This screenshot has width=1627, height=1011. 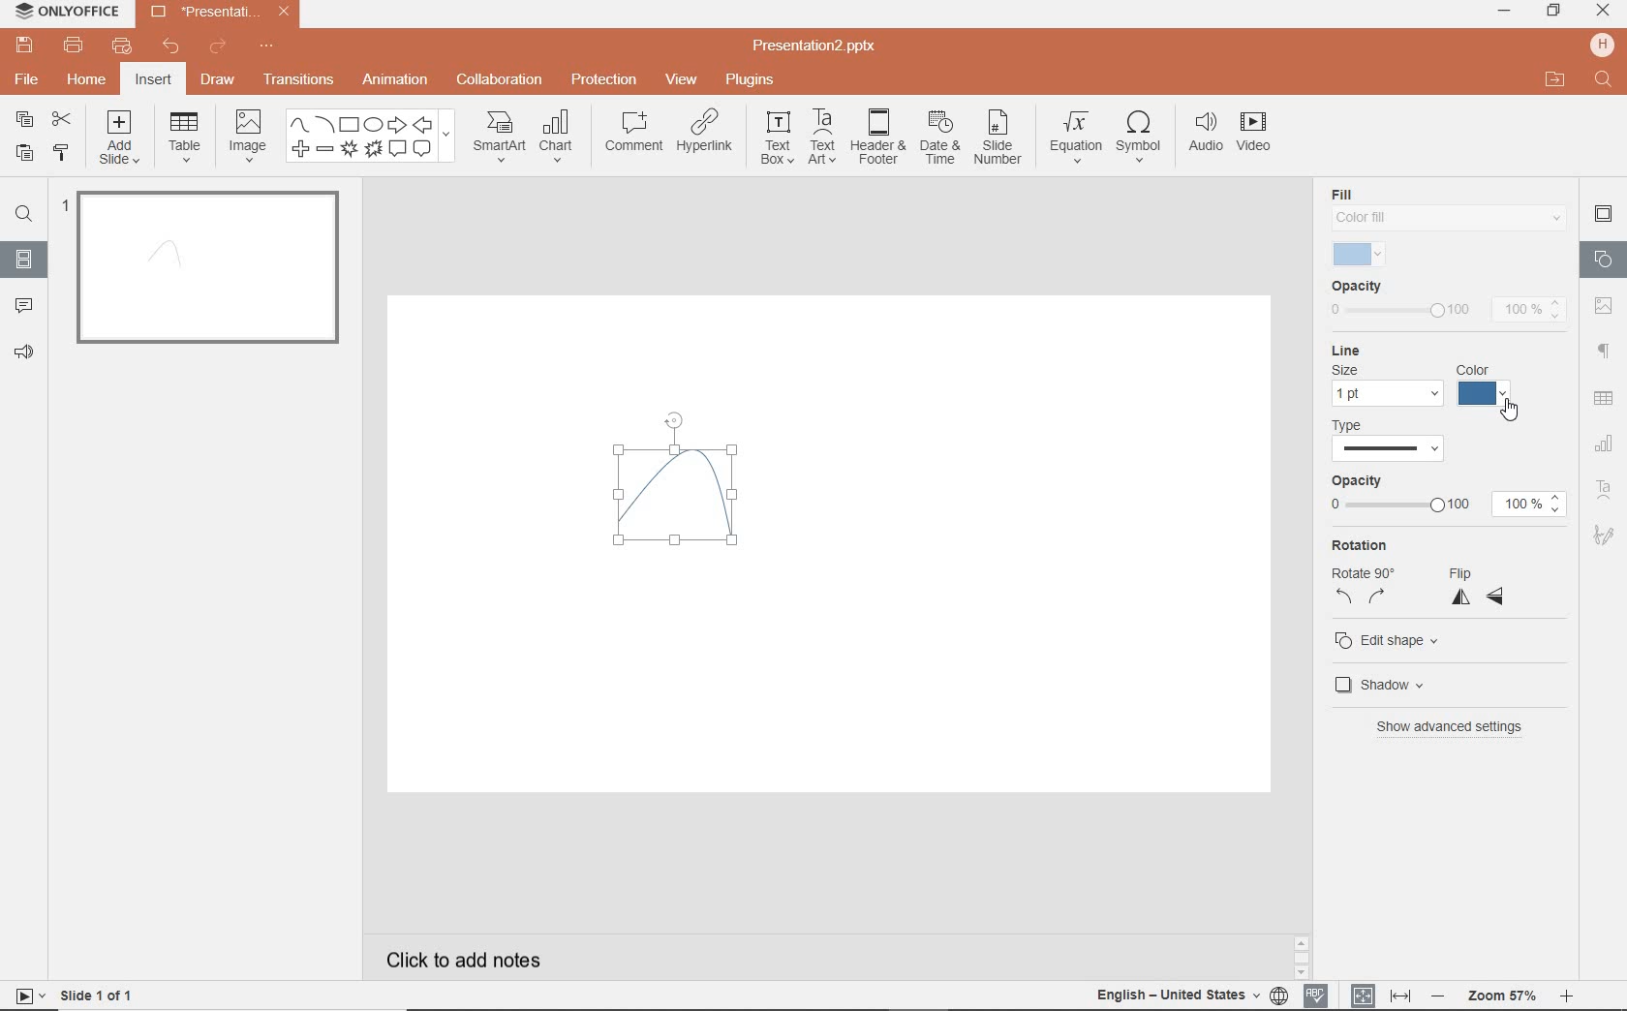 What do you see at coordinates (1526, 308) in the screenshot?
I see `100%` at bounding box center [1526, 308].